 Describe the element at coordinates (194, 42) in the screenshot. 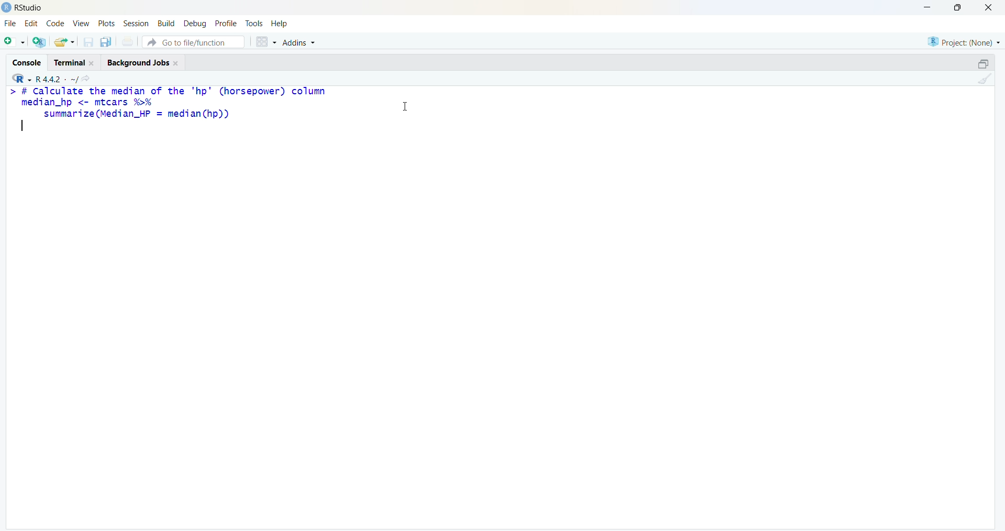

I see `go to file/function` at that location.